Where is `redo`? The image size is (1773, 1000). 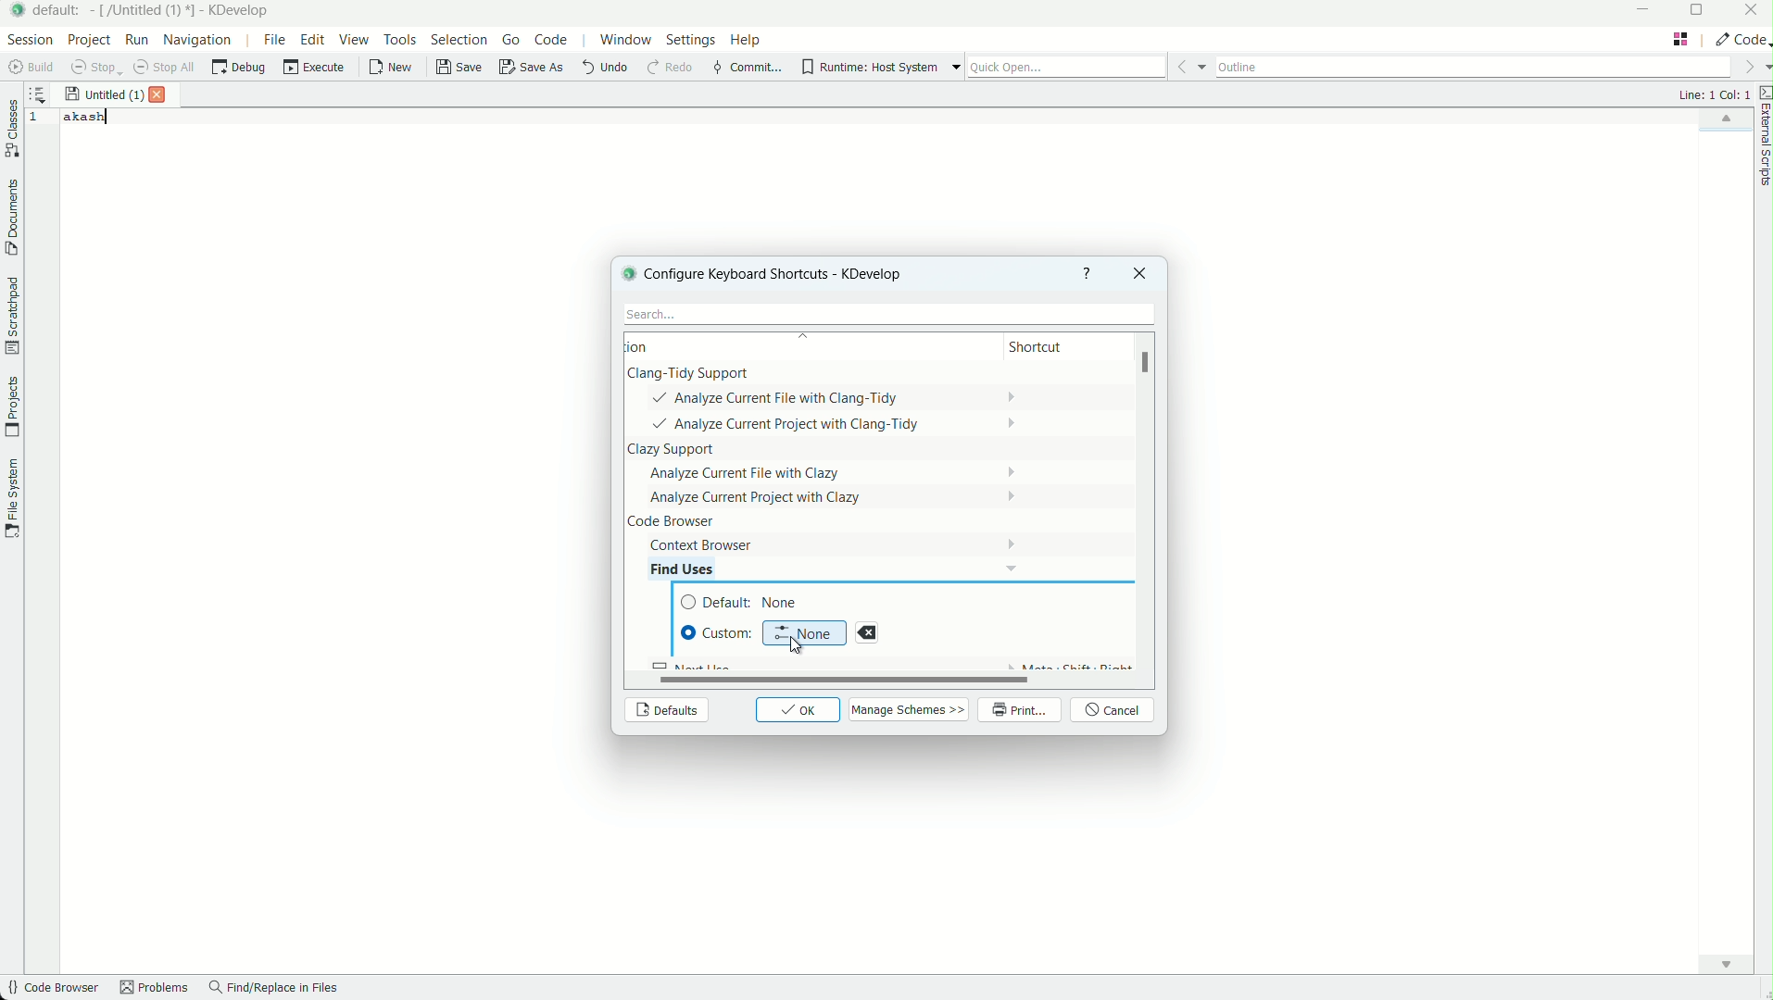
redo is located at coordinates (668, 69).